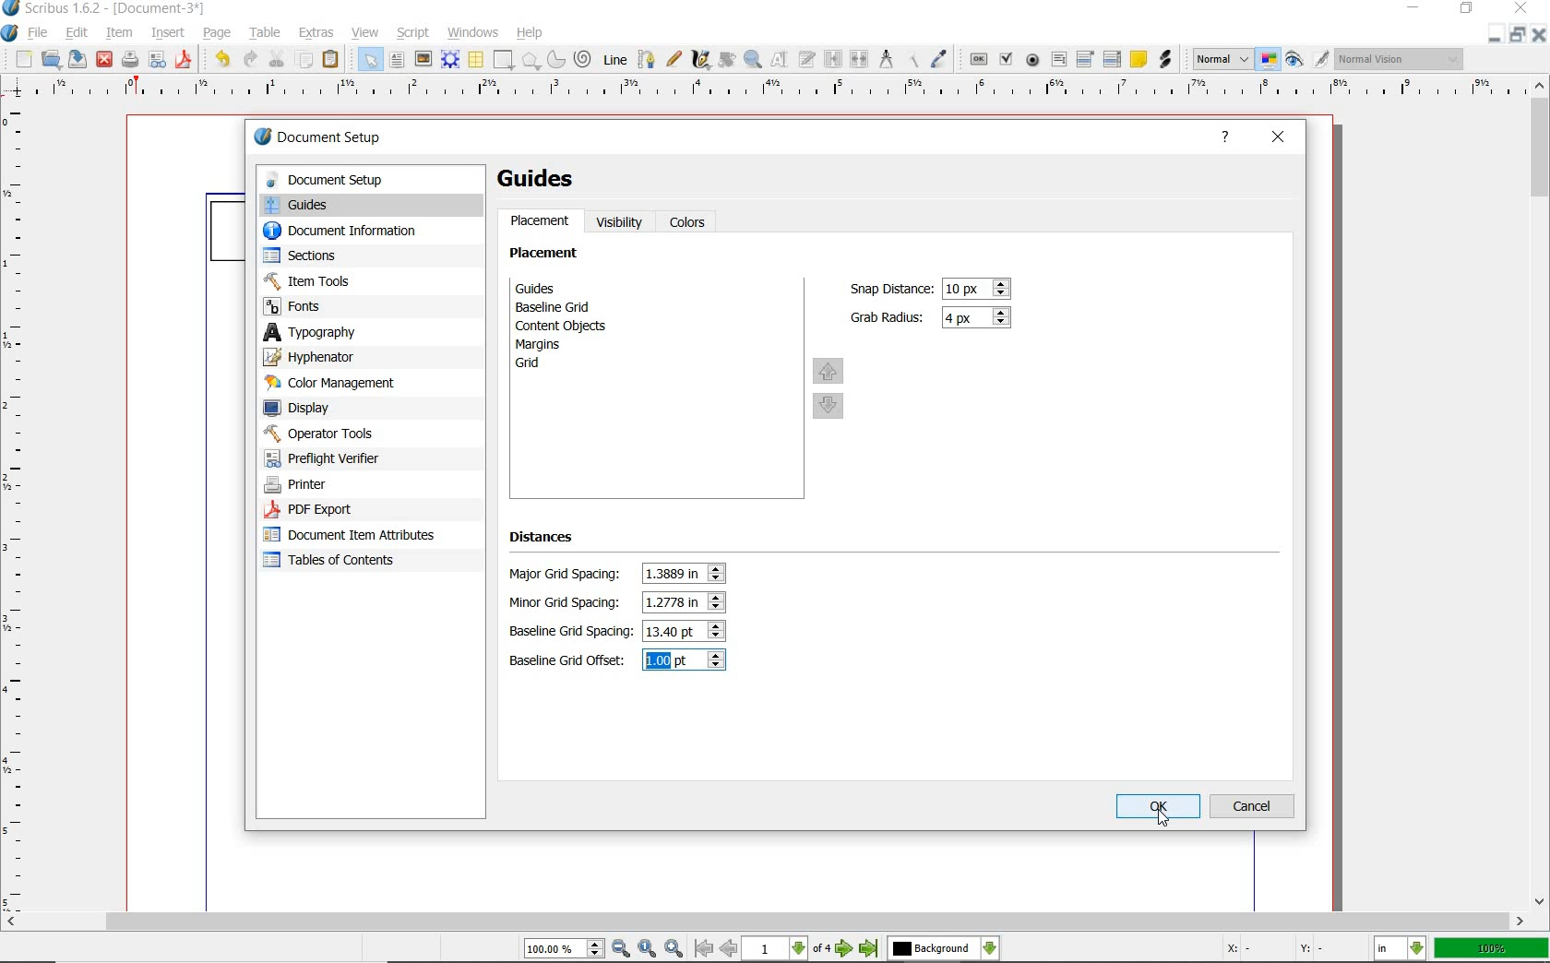 The width and height of the screenshot is (1550, 963). Describe the element at coordinates (1162, 820) in the screenshot. I see `Cursor` at that location.